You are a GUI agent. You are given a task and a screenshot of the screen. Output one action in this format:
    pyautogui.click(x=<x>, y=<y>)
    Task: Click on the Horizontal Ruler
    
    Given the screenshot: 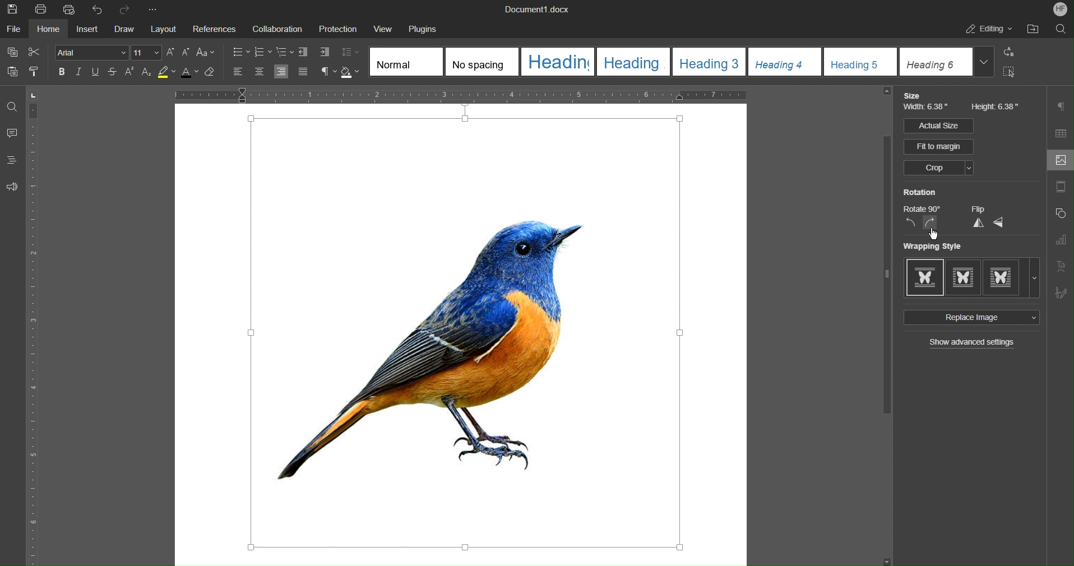 What is the action you would take?
    pyautogui.click(x=496, y=94)
    